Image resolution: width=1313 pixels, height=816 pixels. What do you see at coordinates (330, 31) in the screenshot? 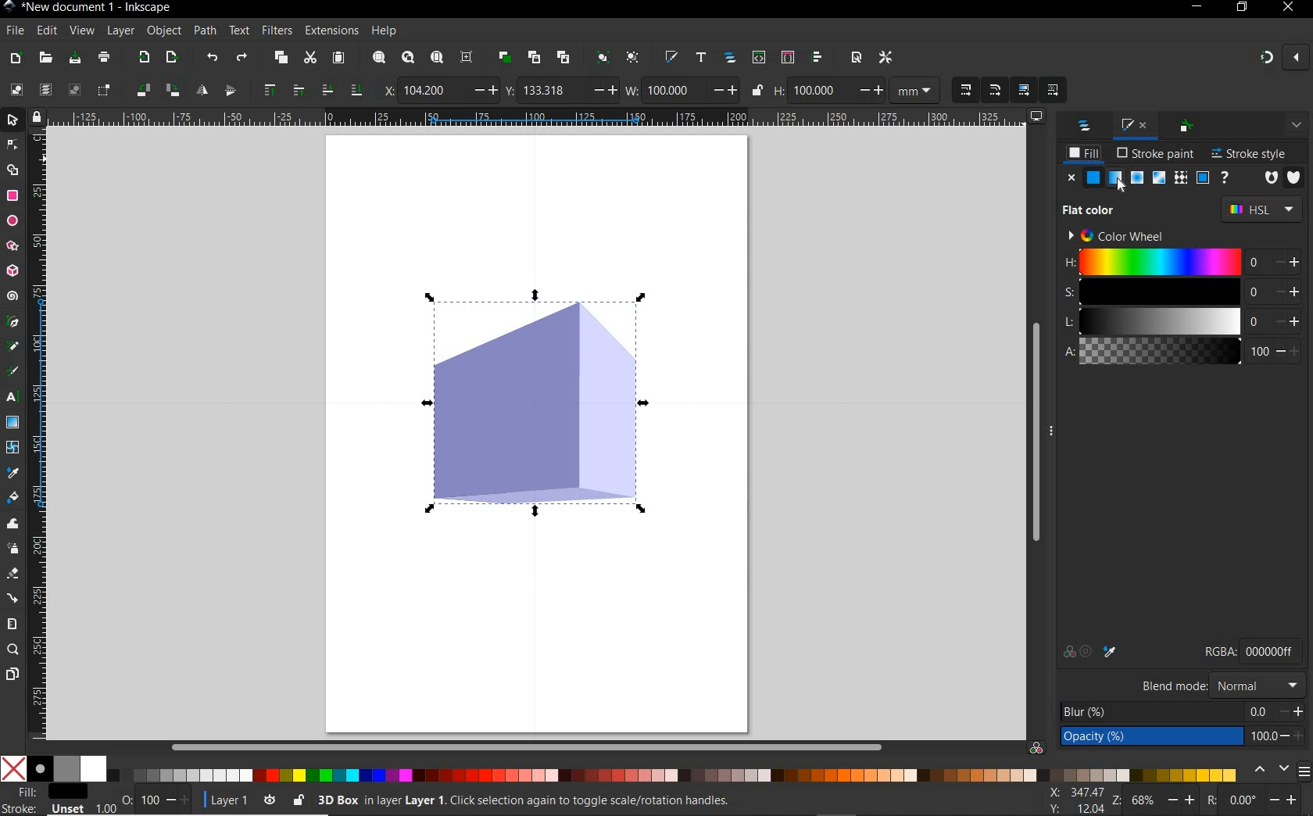
I see `EXTENSIONS` at bounding box center [330, 31].